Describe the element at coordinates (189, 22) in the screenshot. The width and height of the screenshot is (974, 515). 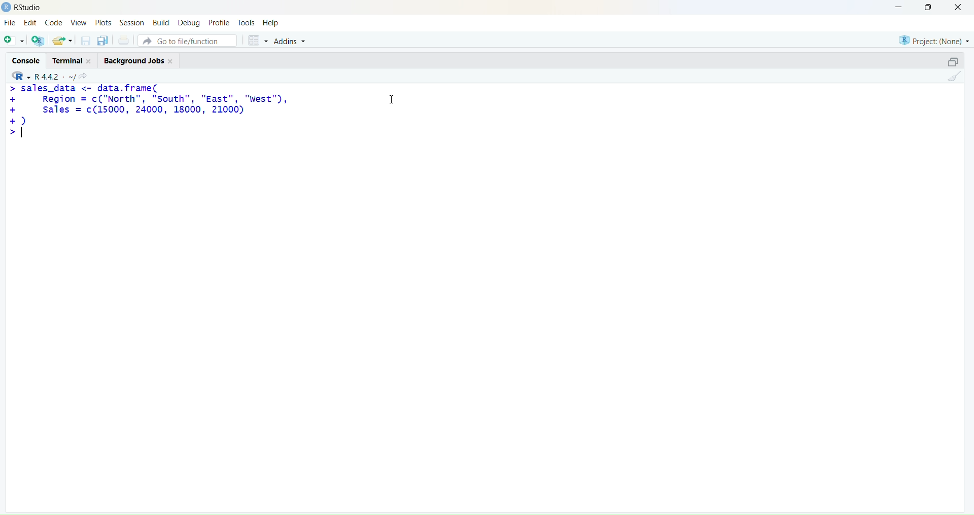
I see `Debug` at that location.